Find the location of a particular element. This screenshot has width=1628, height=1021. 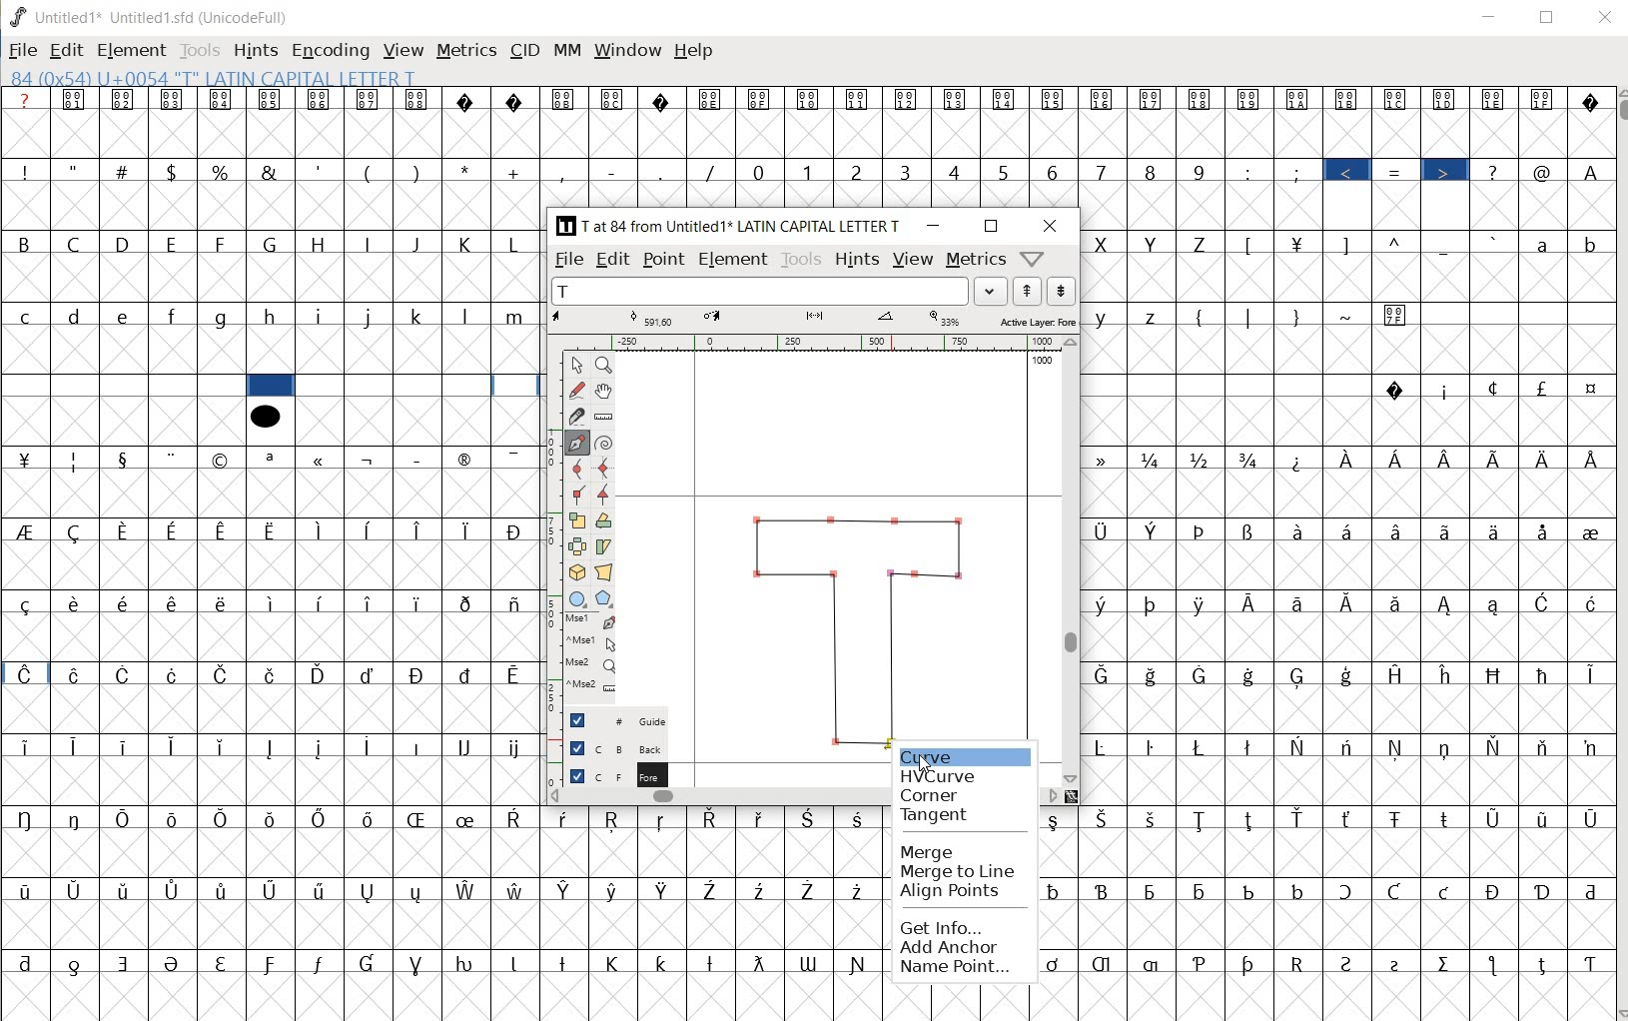

hv curve is located at coordinates (940, 773).